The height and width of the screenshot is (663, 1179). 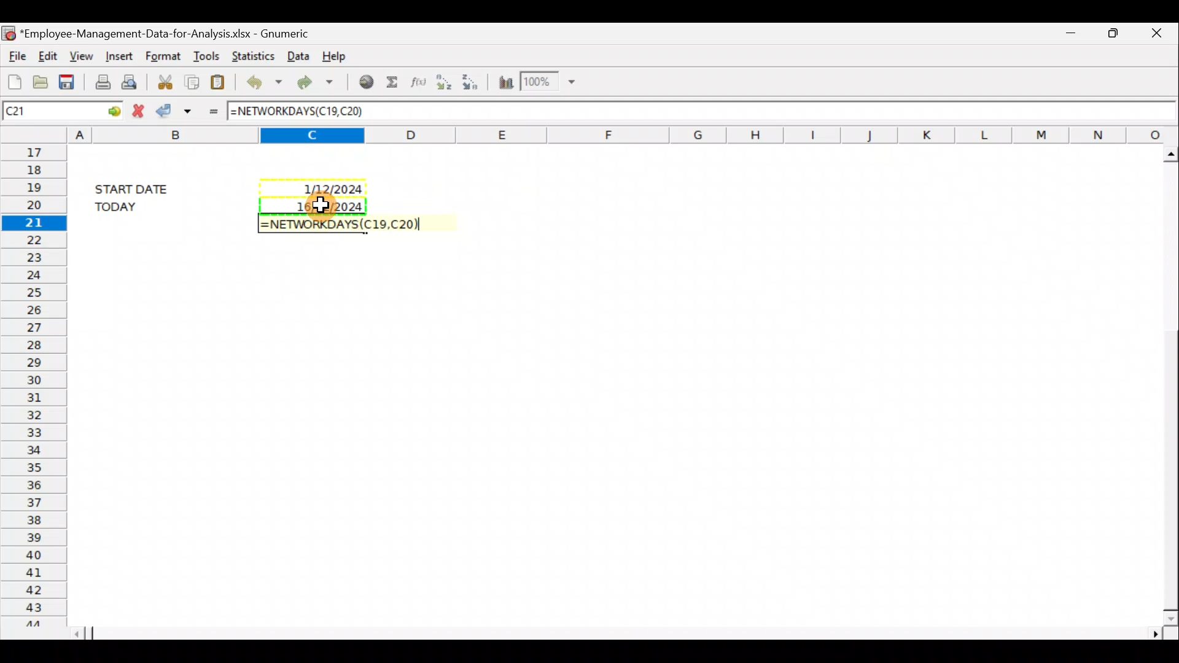 I want to click on Copy the selection, so click(x=193, y=80).